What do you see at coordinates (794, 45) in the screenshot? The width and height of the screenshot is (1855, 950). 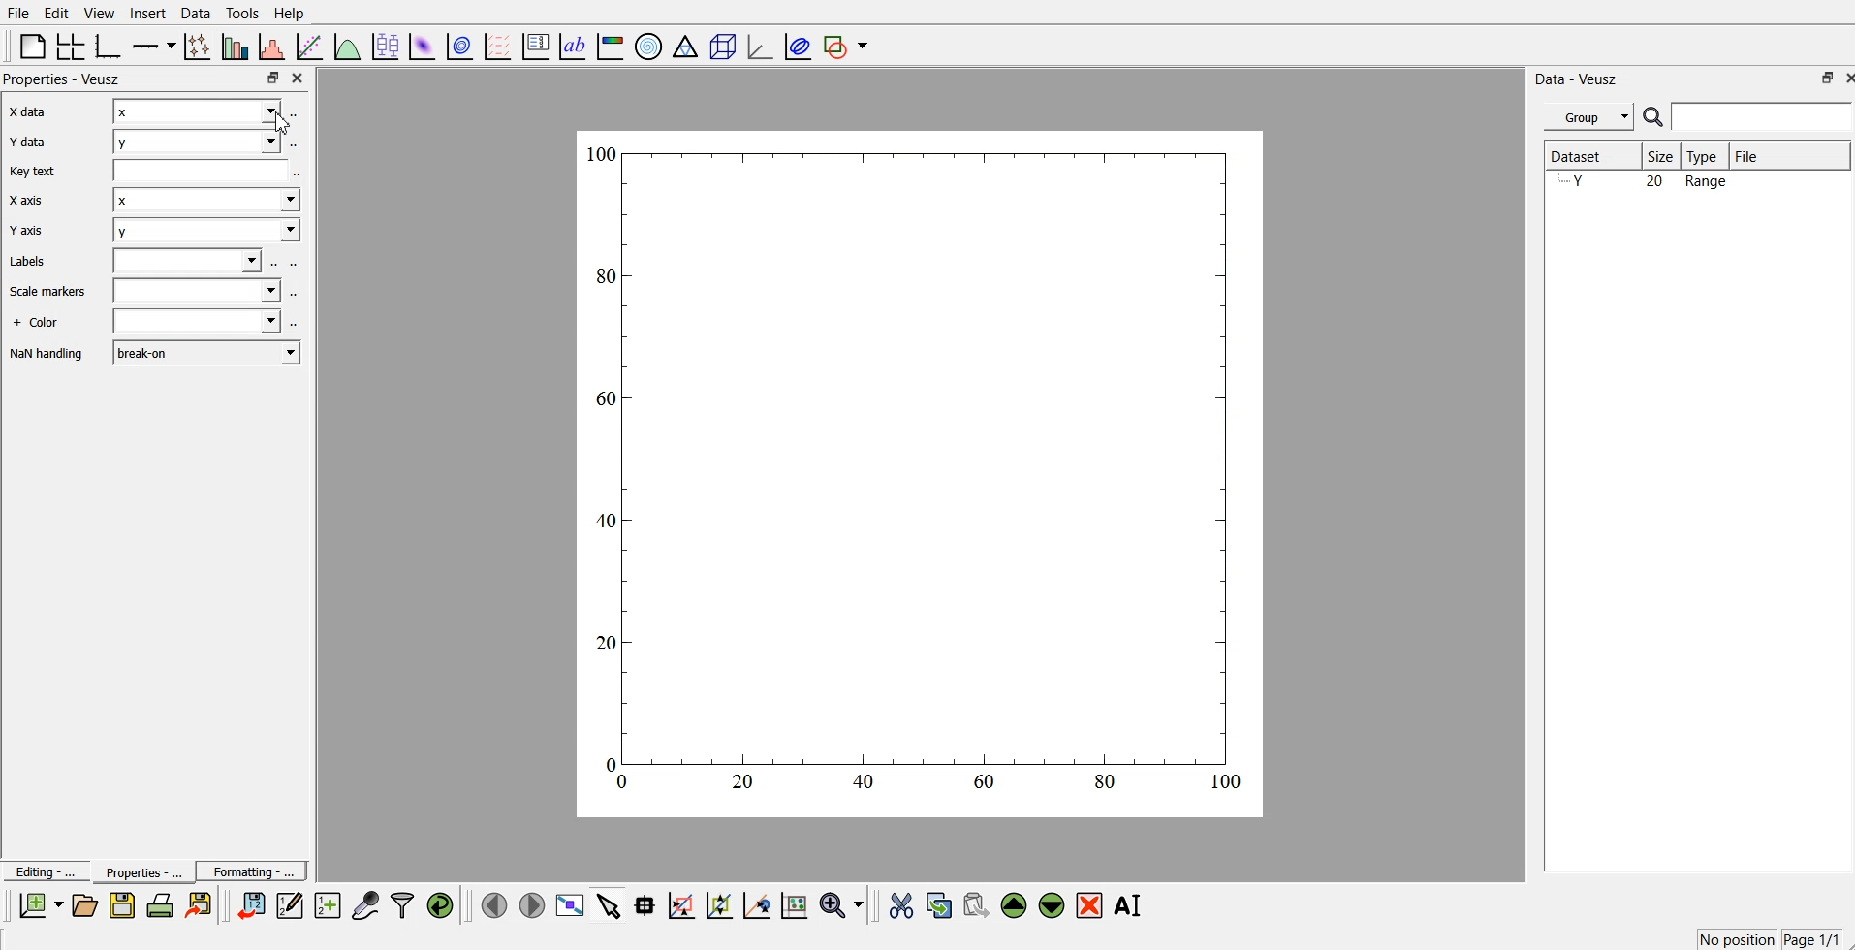 I see `plot covariance ellipses` at bounding box center [794, 45].